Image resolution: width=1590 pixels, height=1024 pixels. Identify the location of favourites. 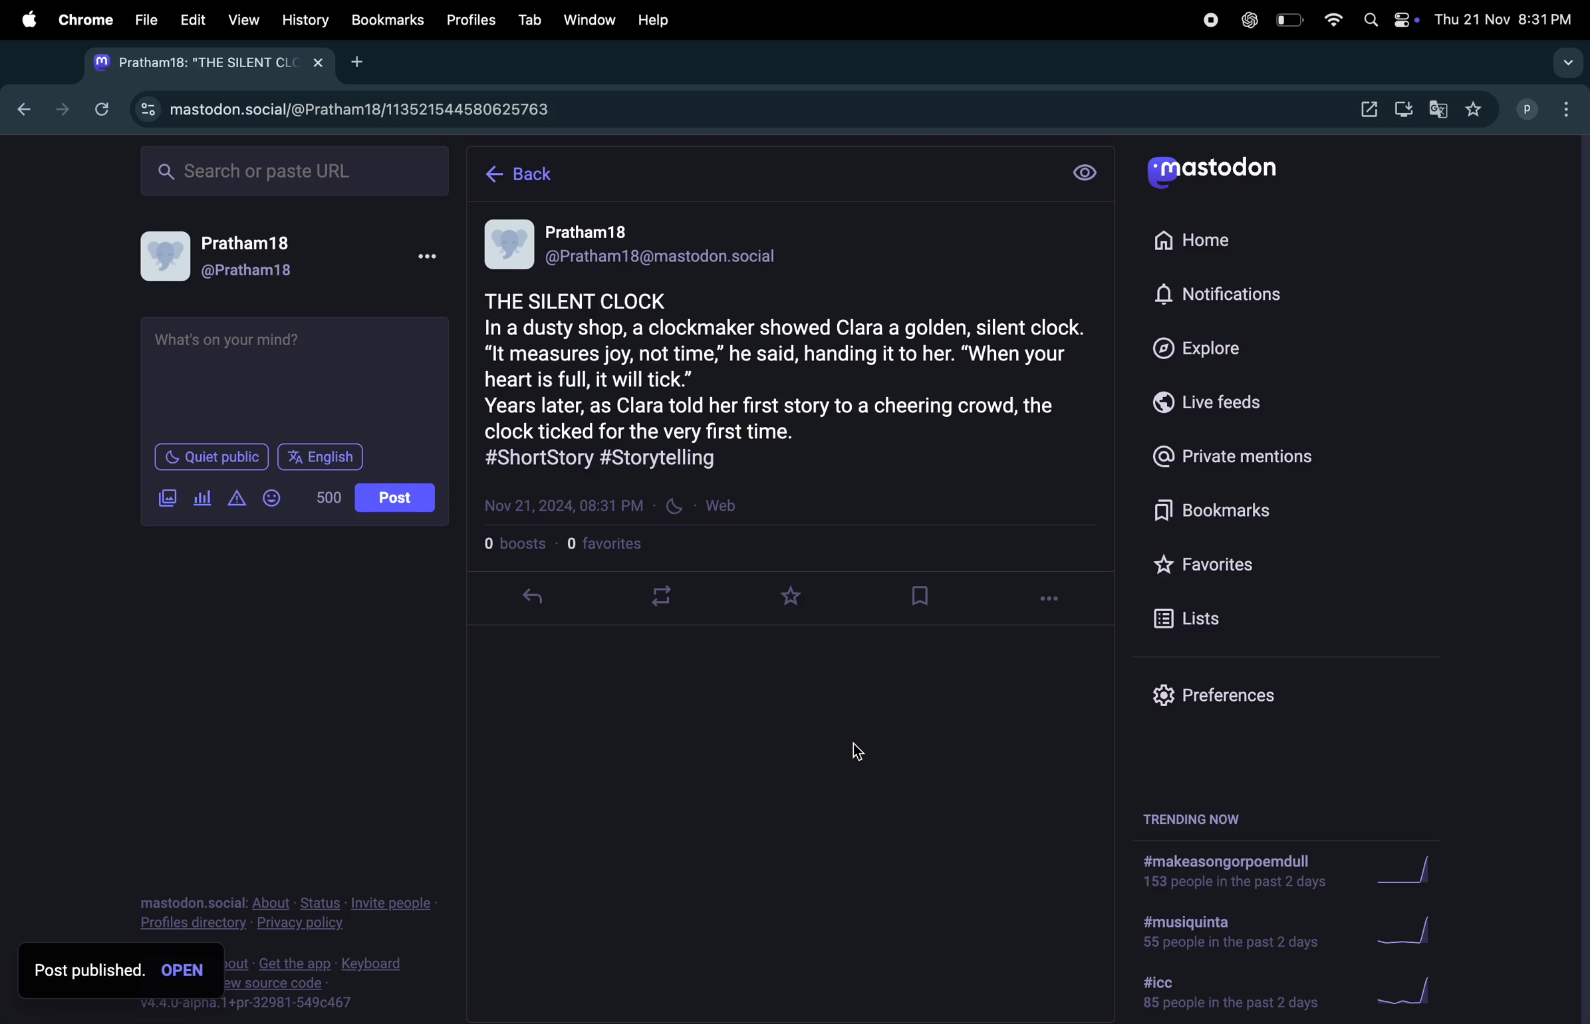
(799, 600).